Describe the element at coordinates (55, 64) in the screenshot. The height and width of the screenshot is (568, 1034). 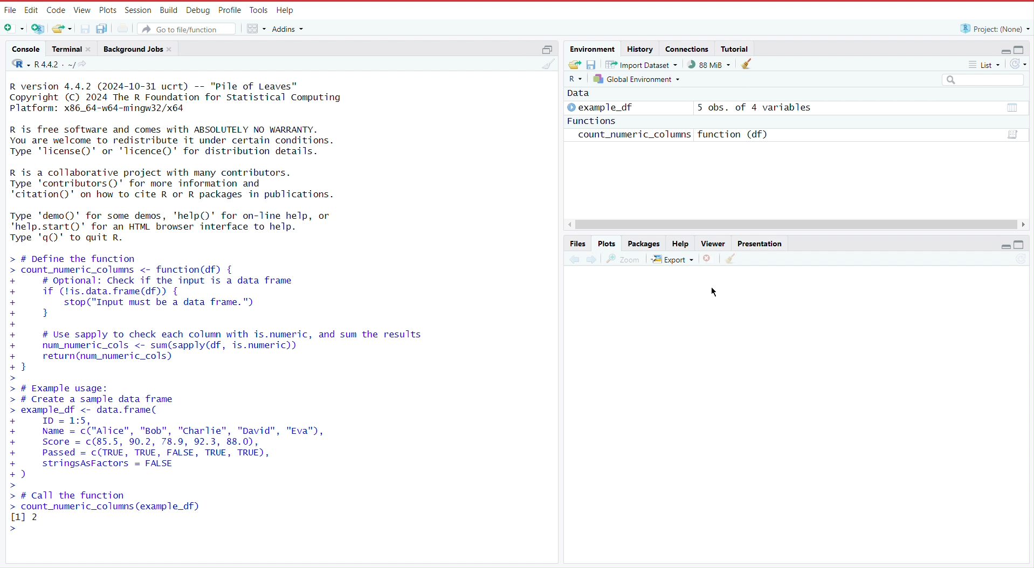
I see `R.4.4.2~/` at that location.